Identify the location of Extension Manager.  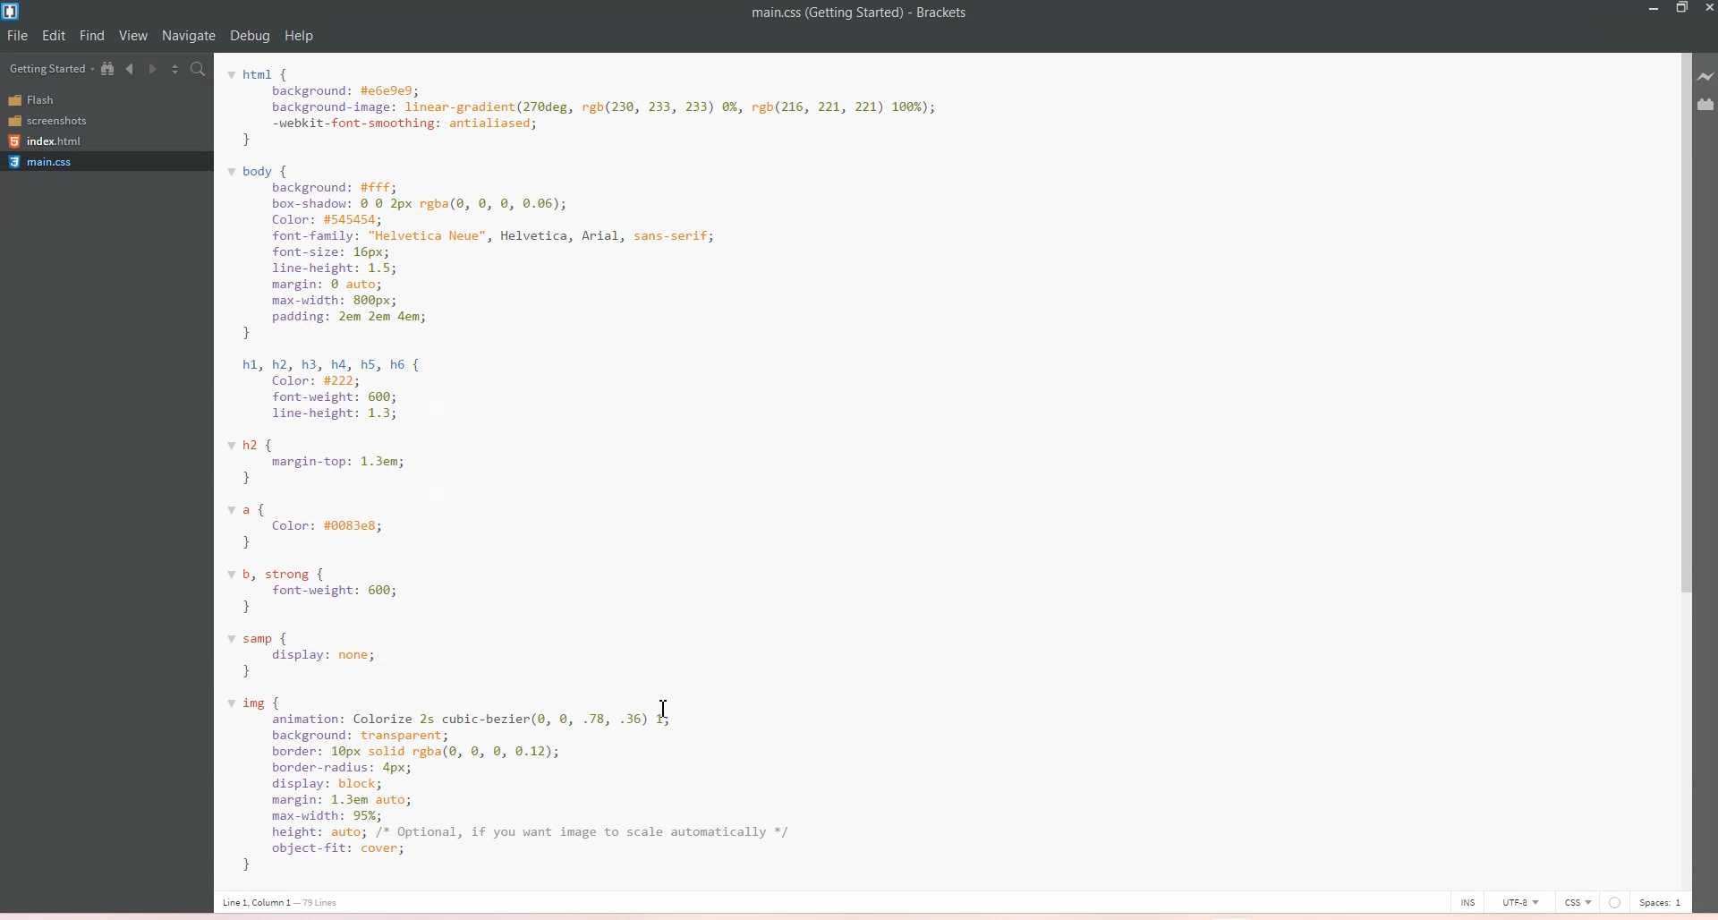
(1705, 105).